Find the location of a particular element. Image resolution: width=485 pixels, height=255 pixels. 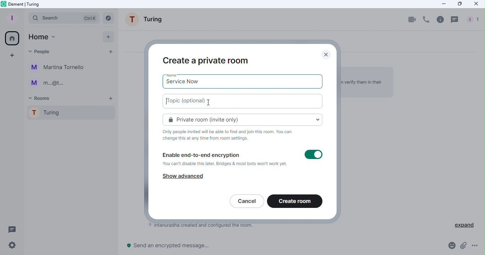

Turing is located at coordinates (69, 114).